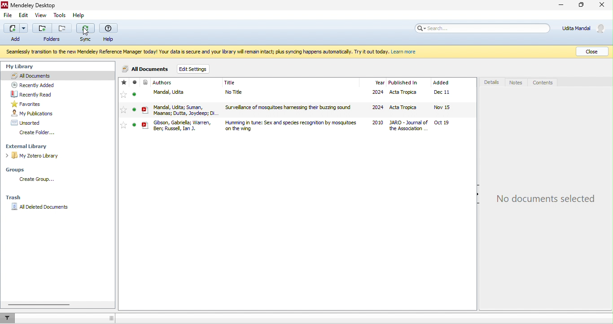 This screenshot has height=324, width=613. Describe the element at coordinates (40, 305) in the screenshot. I see `horizontal scroll bar` at that location.